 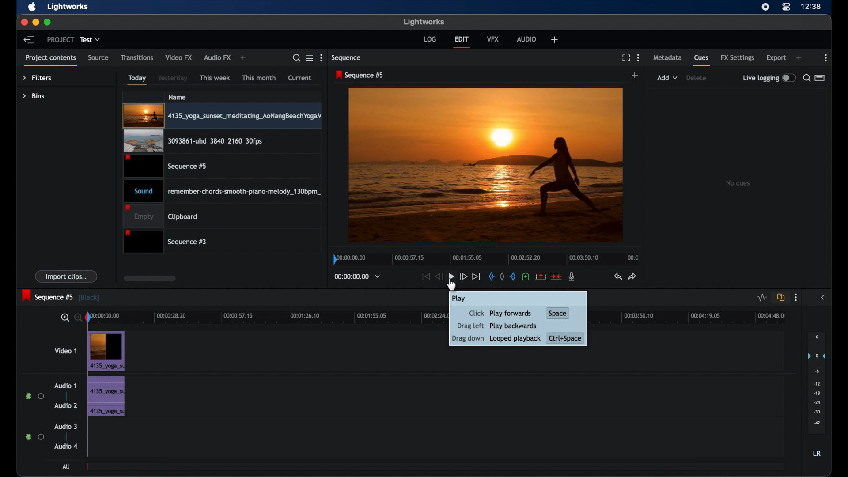 I want to click on current, so click(x=300, y=78).